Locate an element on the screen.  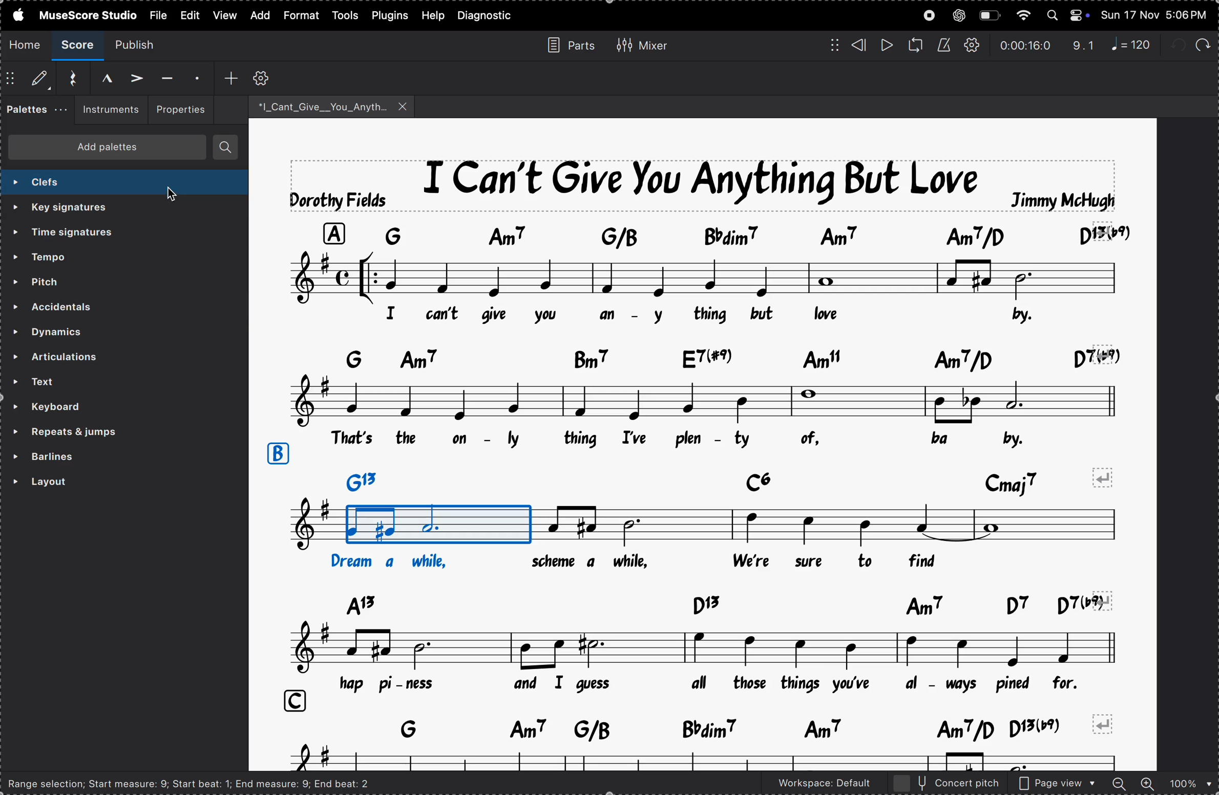
add paletes is located at coordinates (107, 147).